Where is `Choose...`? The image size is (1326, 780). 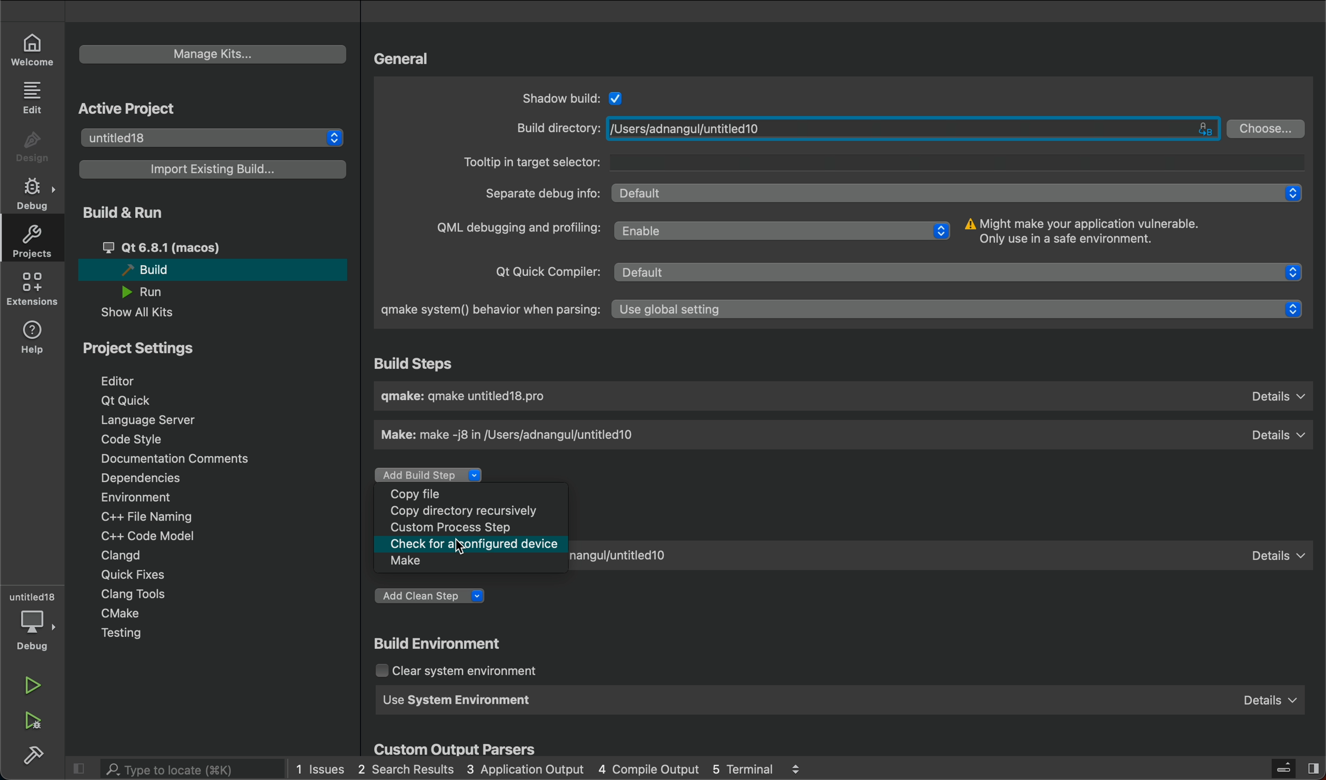
Choose... is located at coordinates (1267, 129).